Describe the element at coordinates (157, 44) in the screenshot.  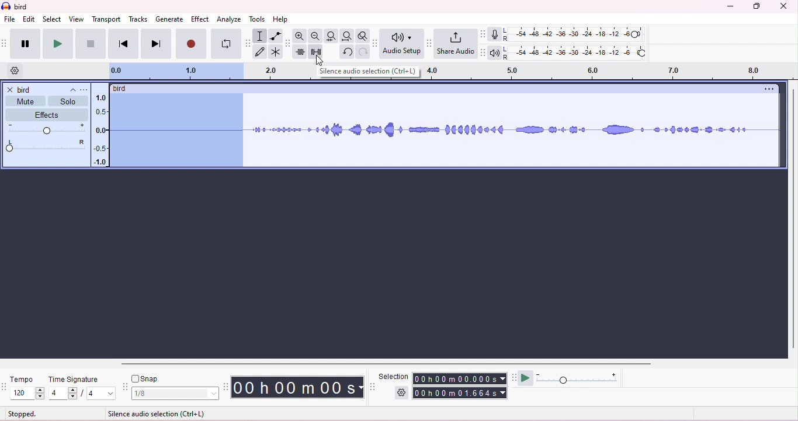
I see `next` at that location.